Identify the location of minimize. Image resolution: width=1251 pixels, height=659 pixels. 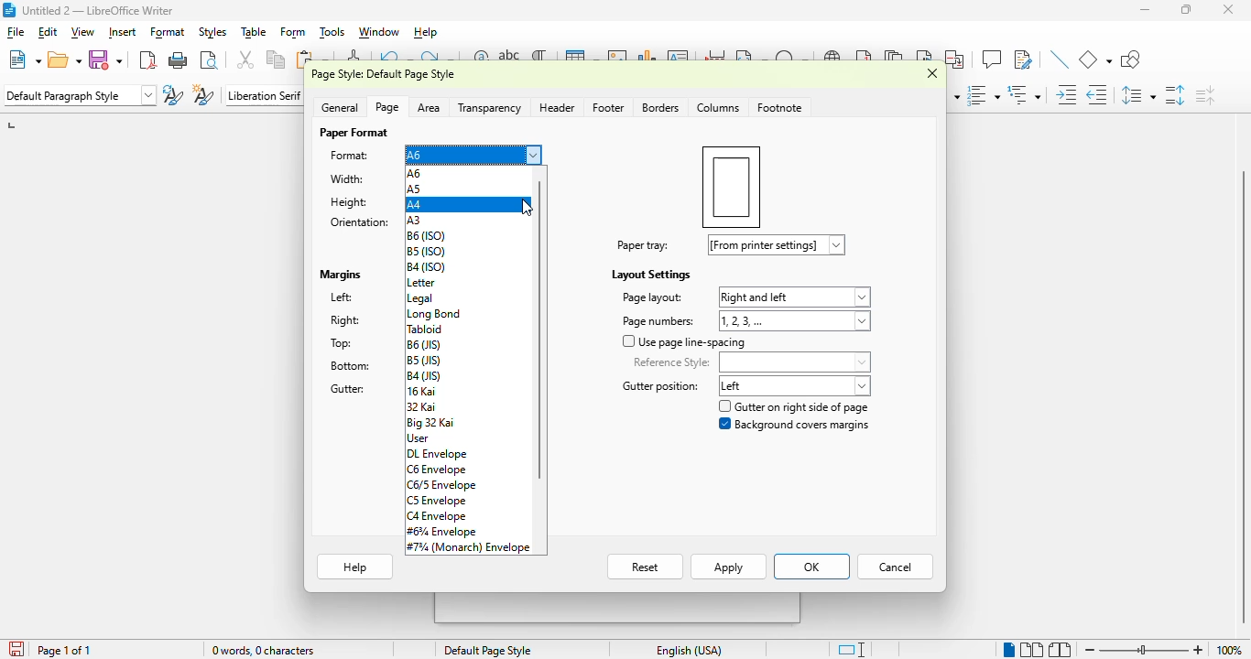
(1145, 9).